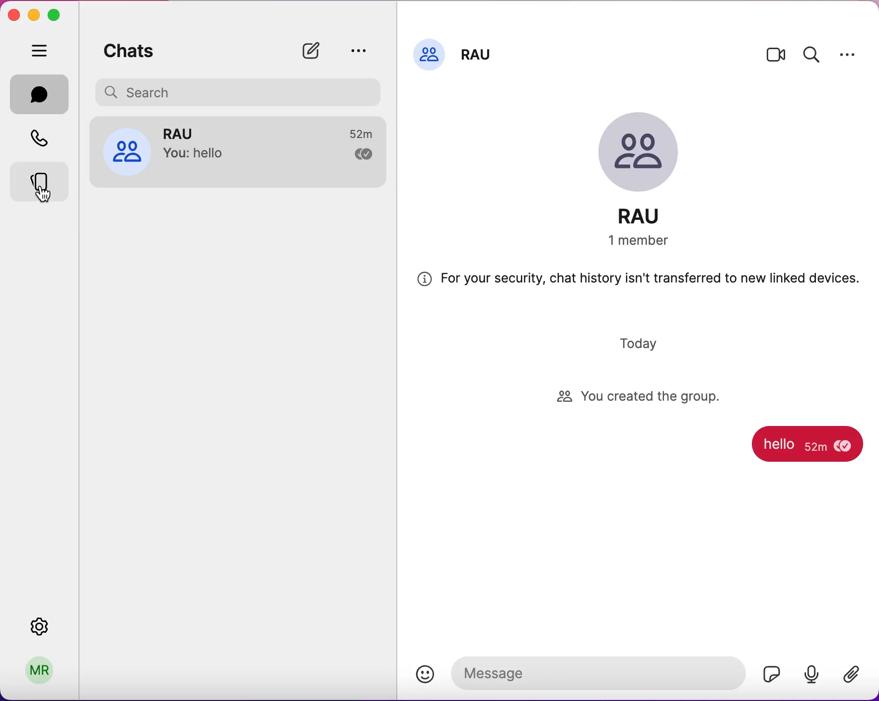  I want to click on chats, so click(41, 94).